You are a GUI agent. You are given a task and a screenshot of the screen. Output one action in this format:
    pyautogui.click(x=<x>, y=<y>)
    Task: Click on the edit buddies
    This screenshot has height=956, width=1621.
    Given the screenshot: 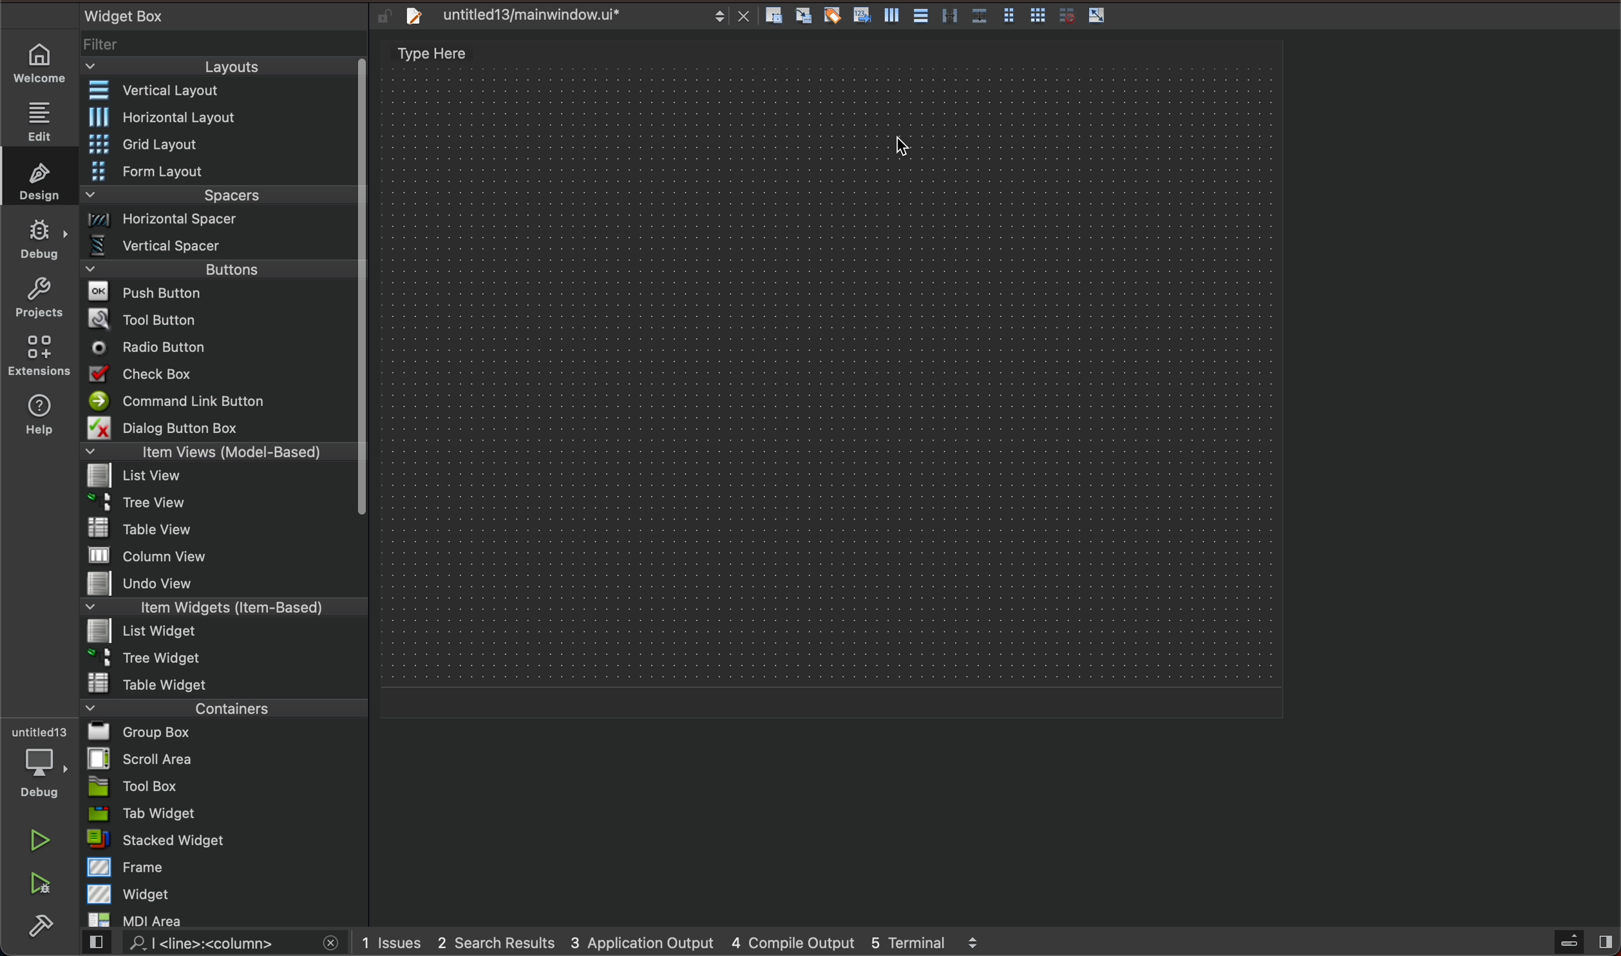 What is the action you would take?
    pyautogui.click(x=835, y=15)
    